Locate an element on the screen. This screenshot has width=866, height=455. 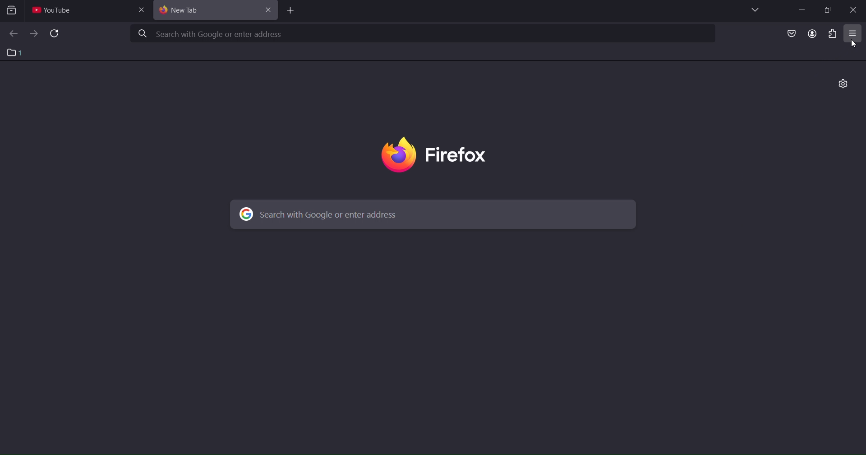
cursor is located at coordinates (854, 44).